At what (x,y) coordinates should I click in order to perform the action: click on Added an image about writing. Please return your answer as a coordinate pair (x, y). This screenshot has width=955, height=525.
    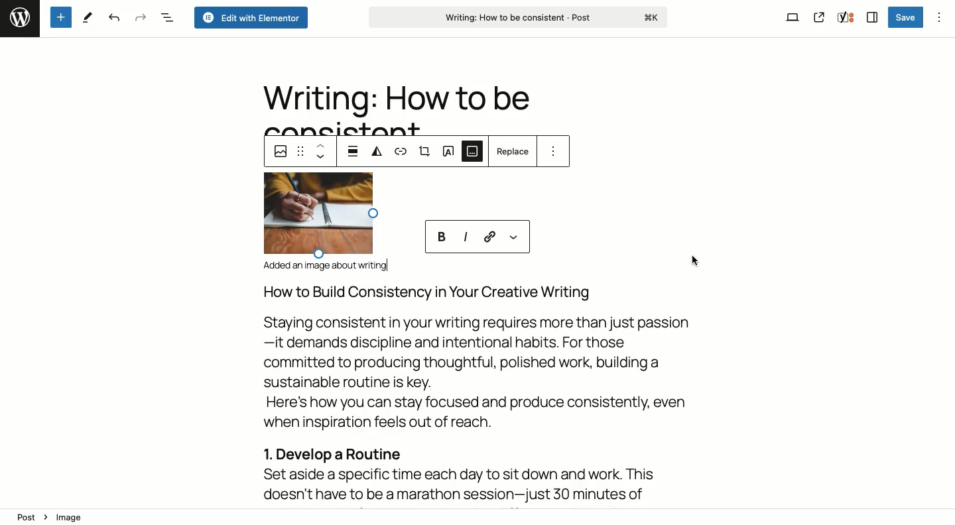
    Looking at the image, I should click on (330, 266).